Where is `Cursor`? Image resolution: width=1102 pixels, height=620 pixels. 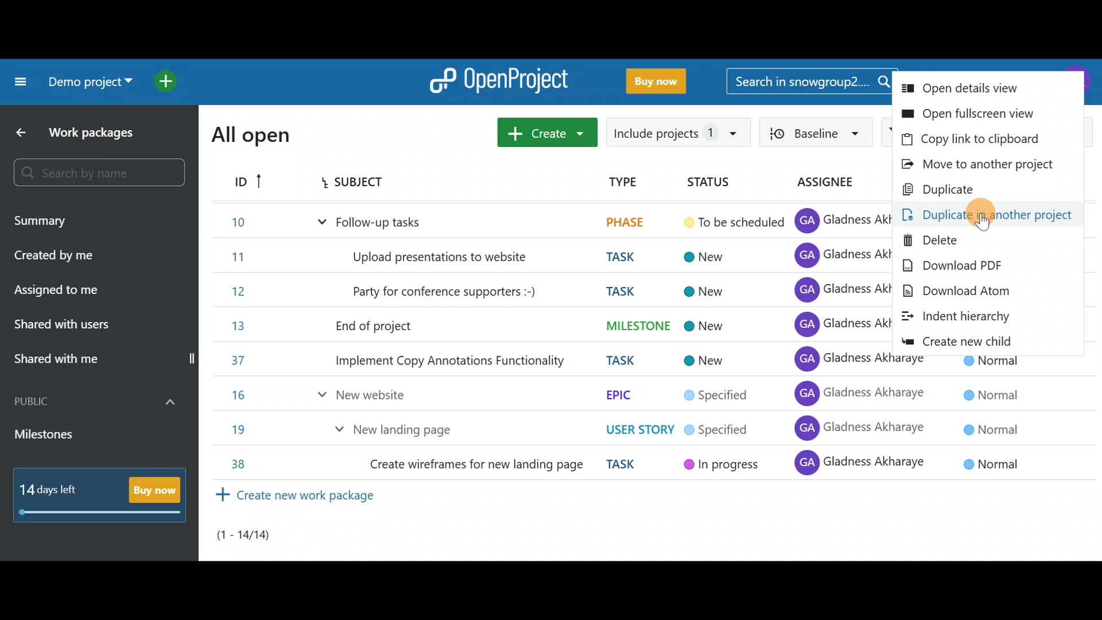
Cursor is located at coordinates (995, 216).